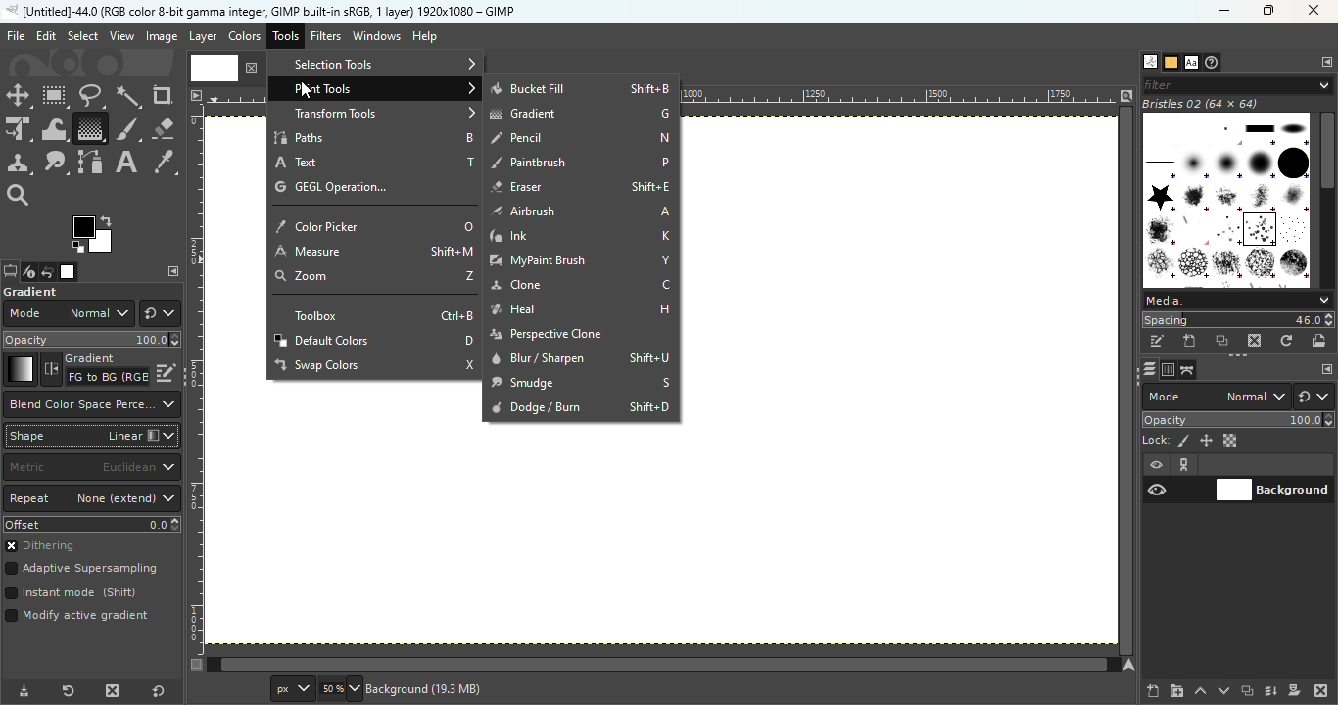  Describe the element at coordinates (202, 37) in the screenshot. I see `Layer` at that location.